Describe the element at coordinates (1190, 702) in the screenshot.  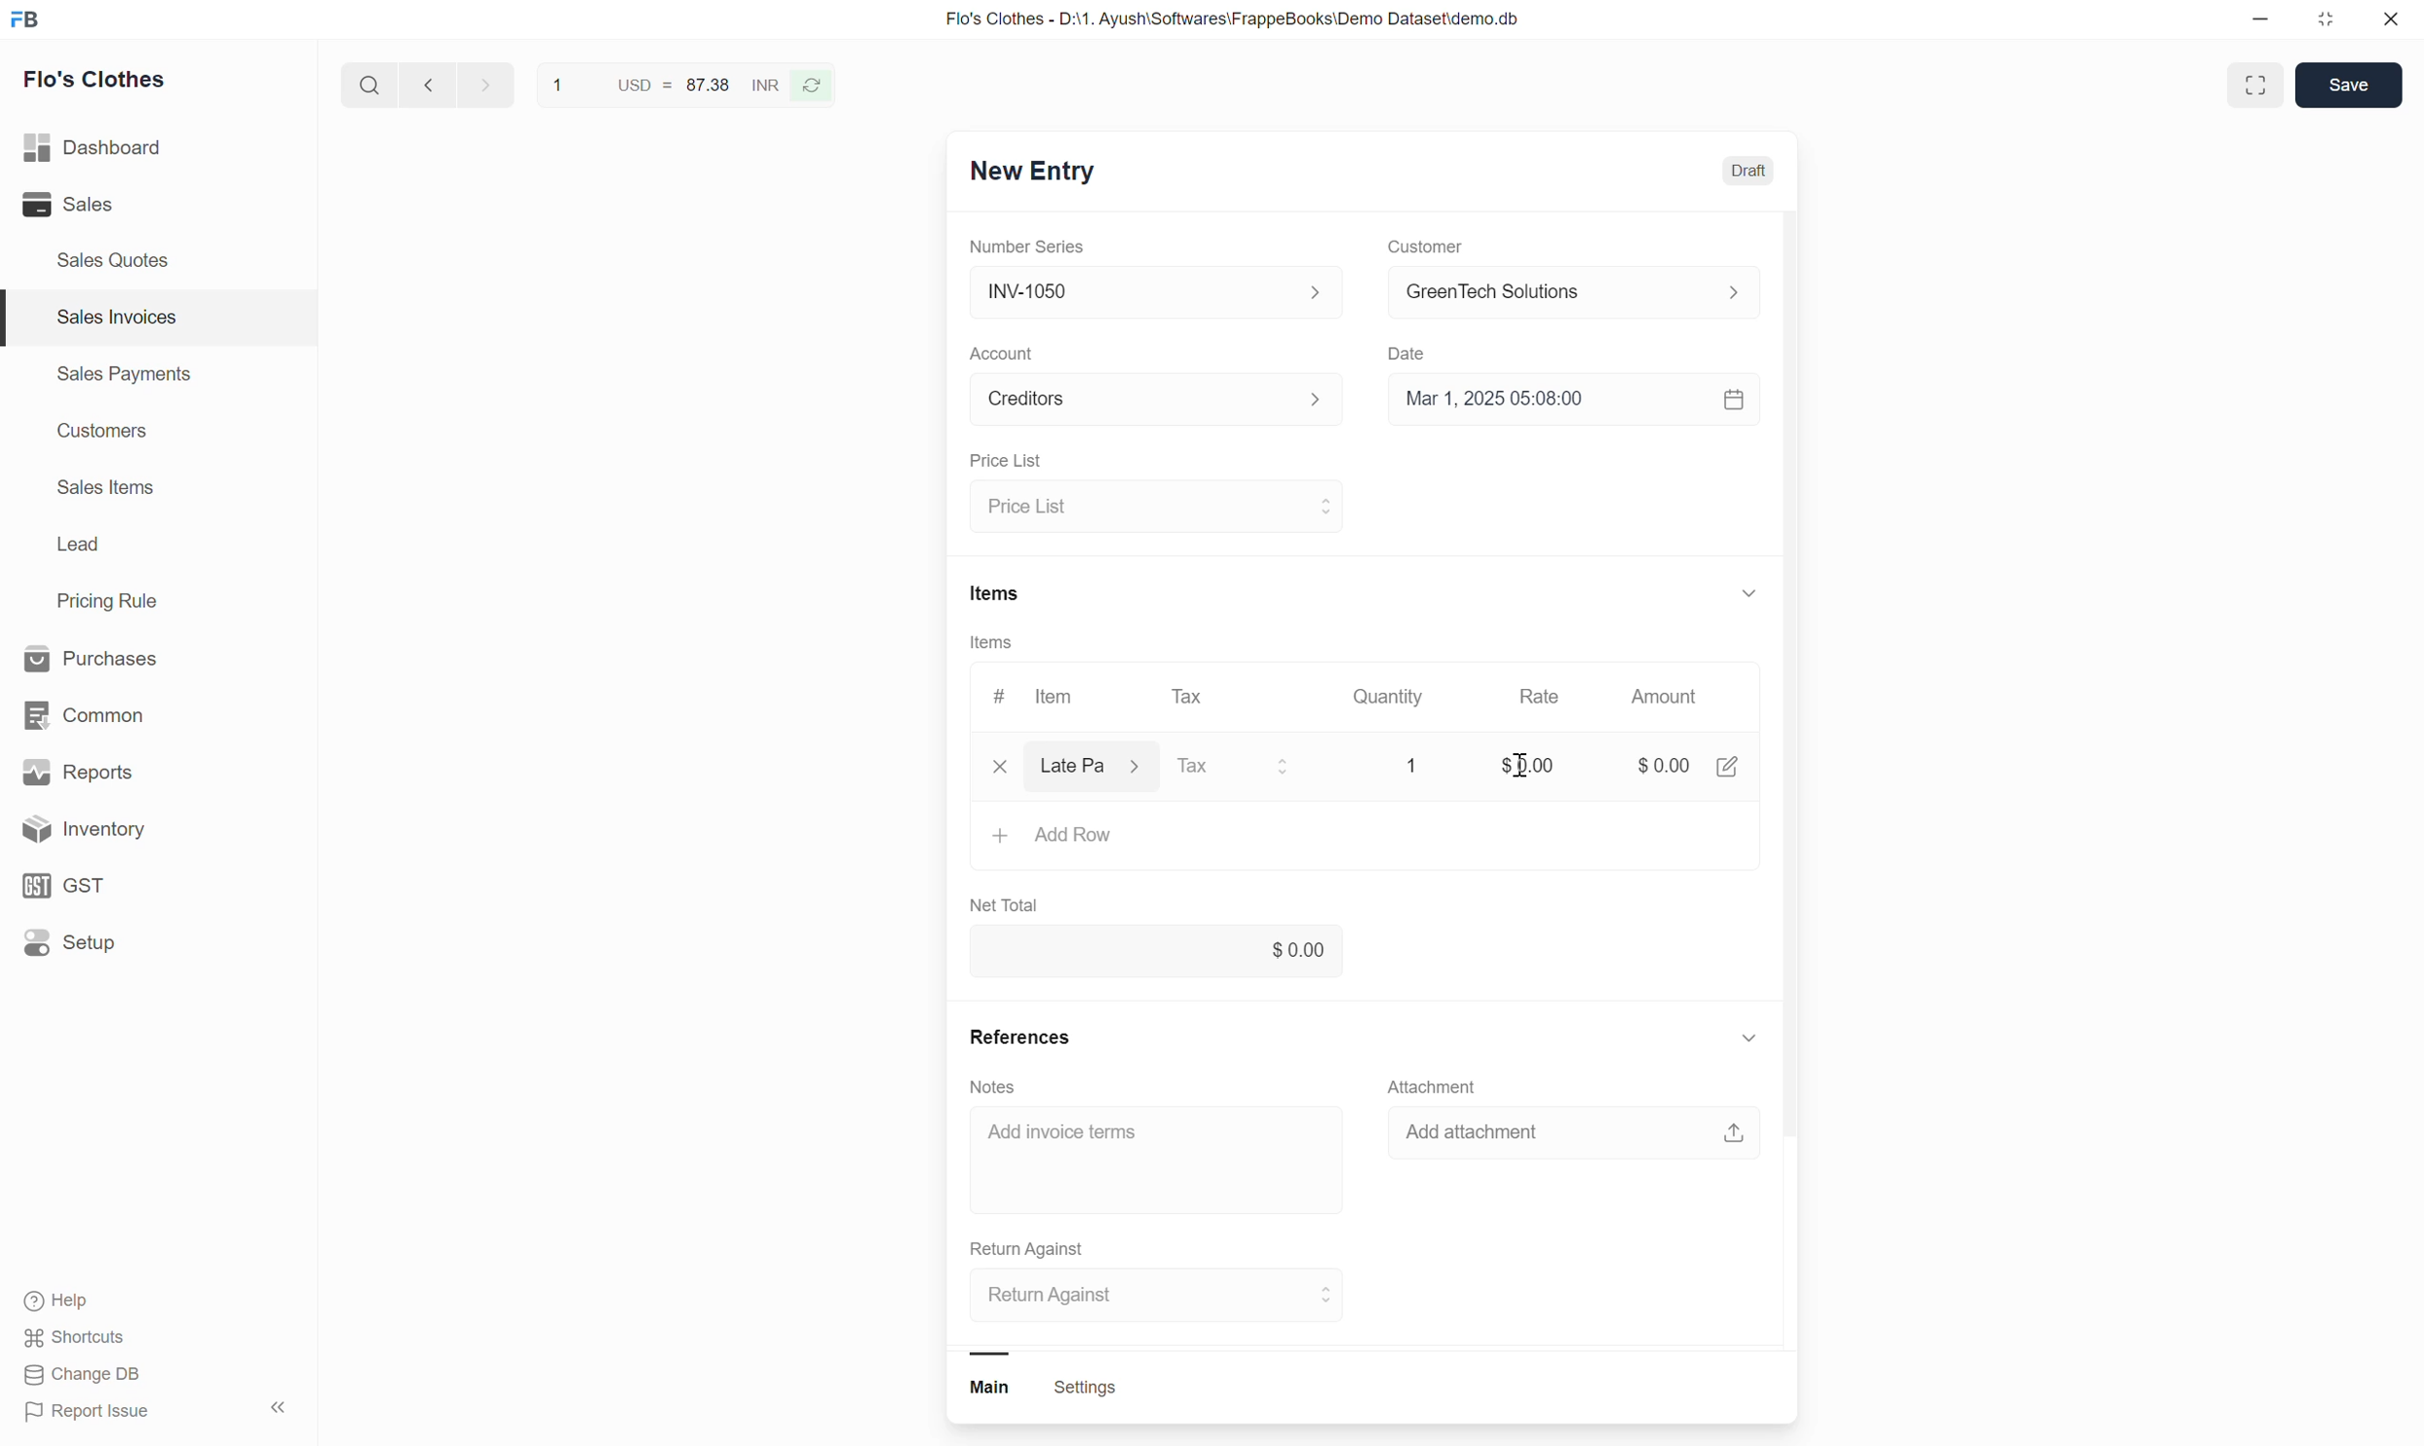
I see `Tax` at that location.